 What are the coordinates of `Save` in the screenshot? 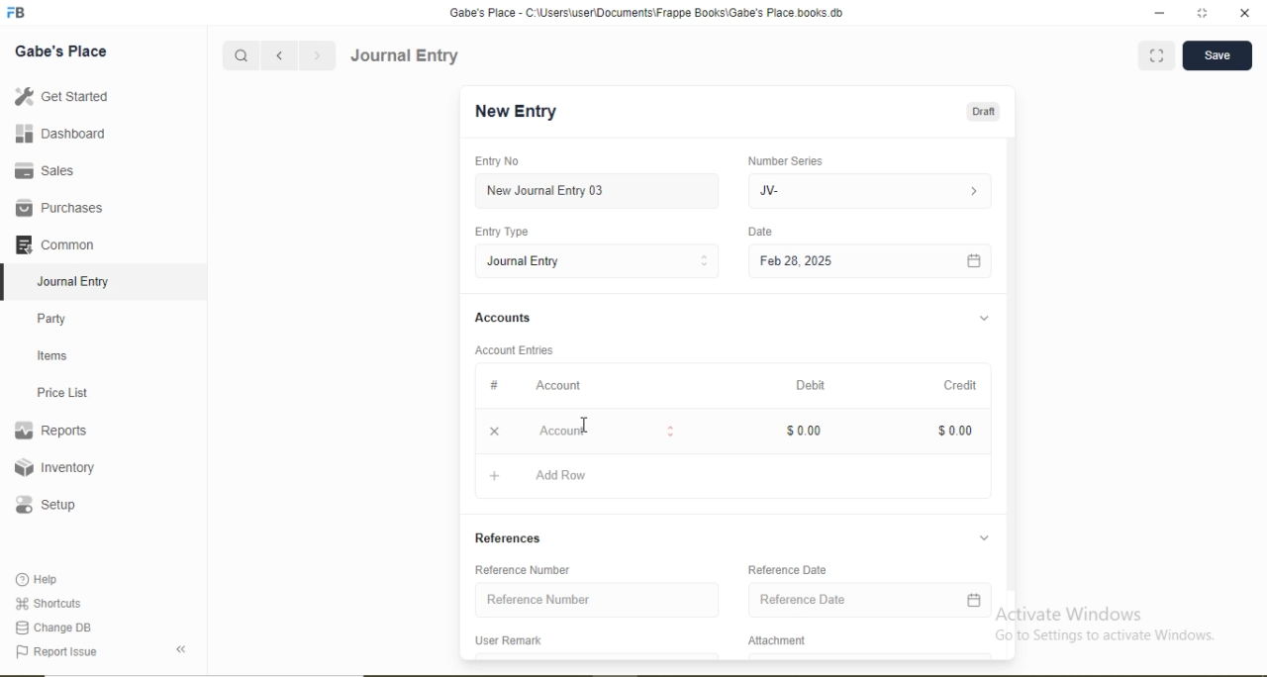 It's located at (1217, 53).